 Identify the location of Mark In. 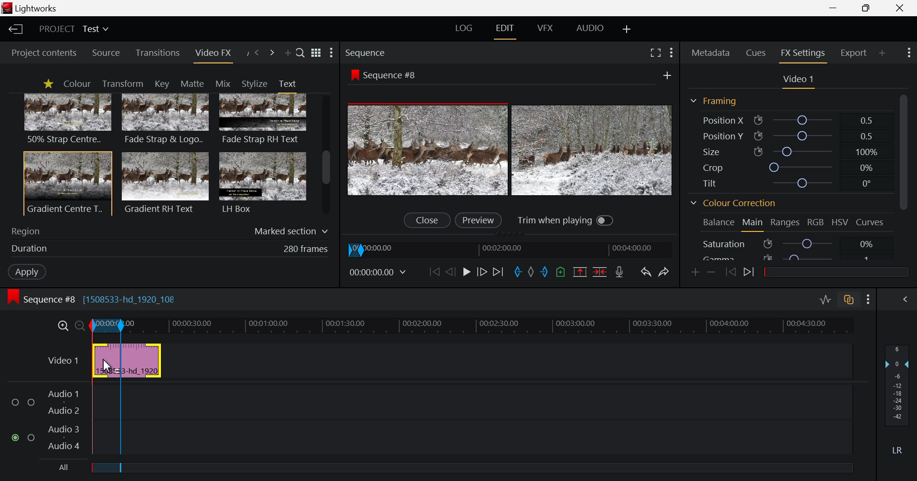
(516, 271).